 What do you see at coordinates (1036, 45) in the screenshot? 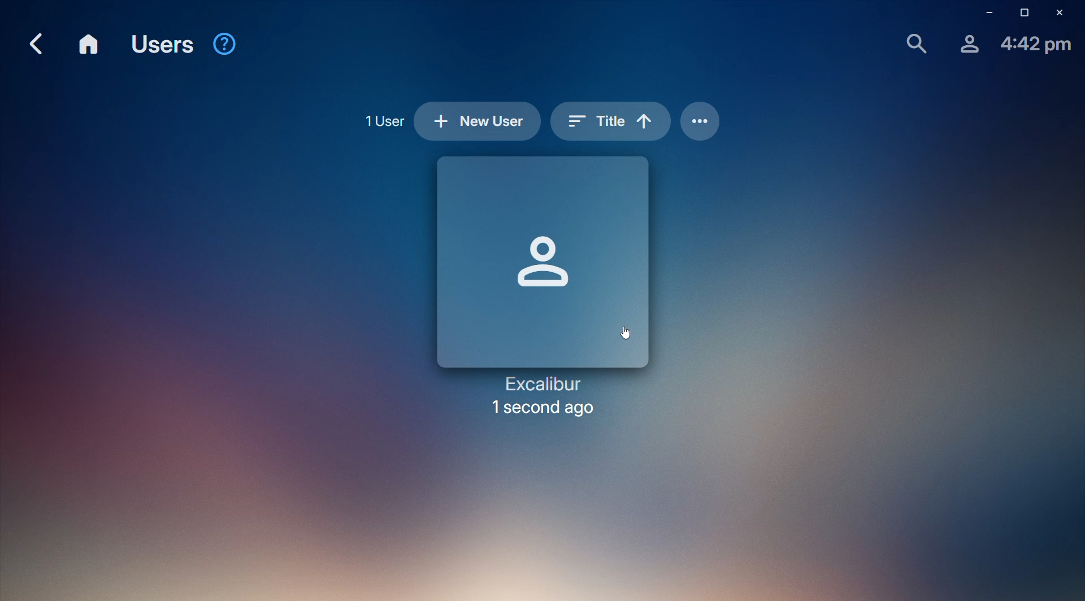
I see `4:42 pm` at bounding box center [1036, 45].